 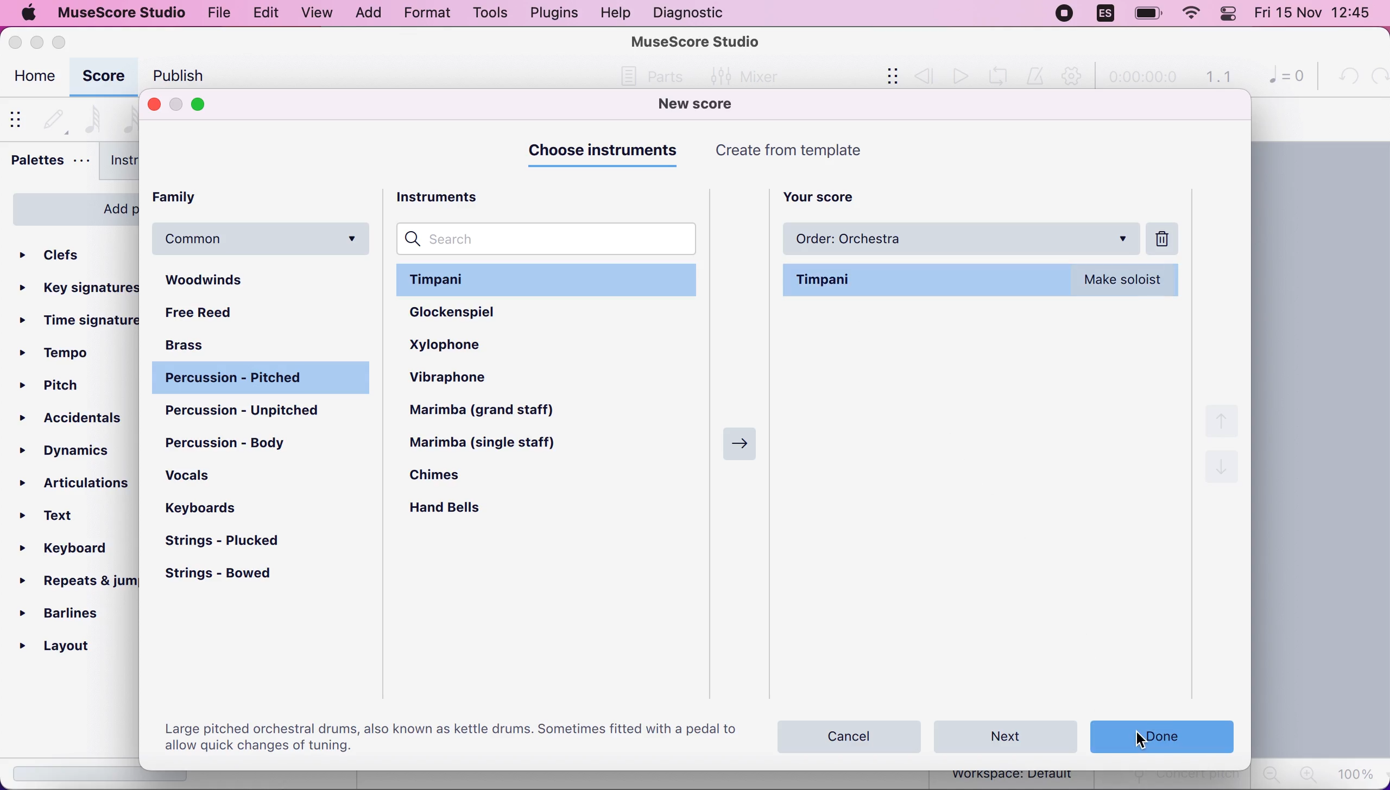 I want to click on percussion - pitched, so click(x=259, y=379).